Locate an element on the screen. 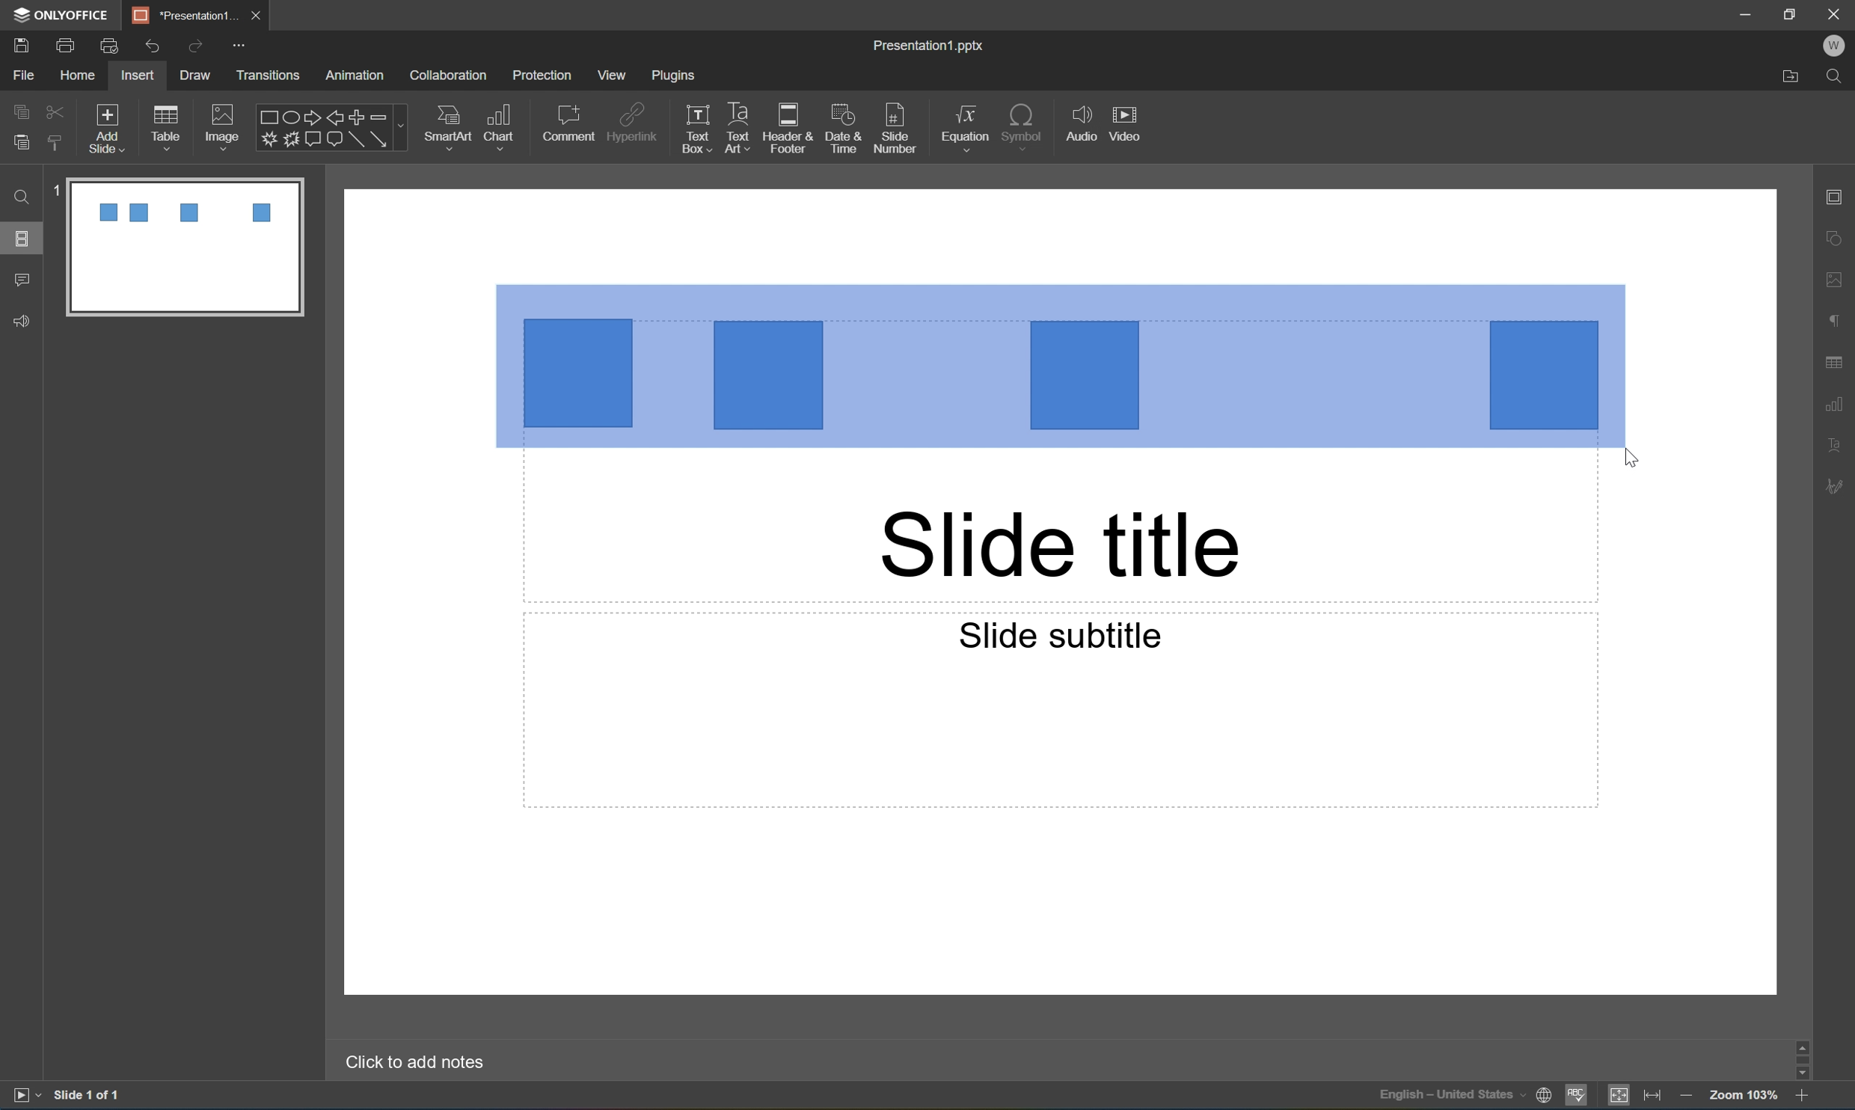 The height and width of the screenshot is (1110, 1855). symbol is located at coordinates (1022, 124).